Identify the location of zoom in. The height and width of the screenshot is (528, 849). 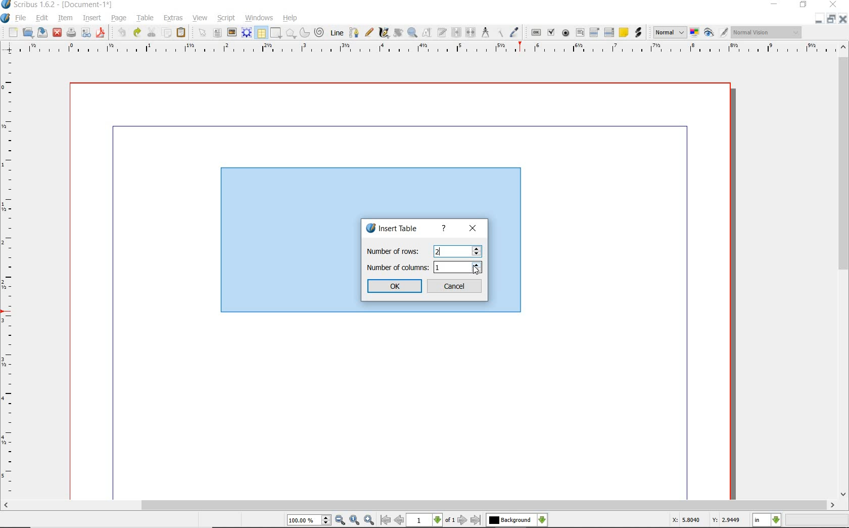
(369, 520).